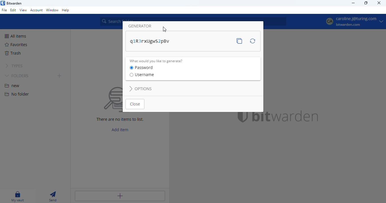 Image resolution: width=386 pixels, height=203 pixels. I want to click on close, so click(379, 3).